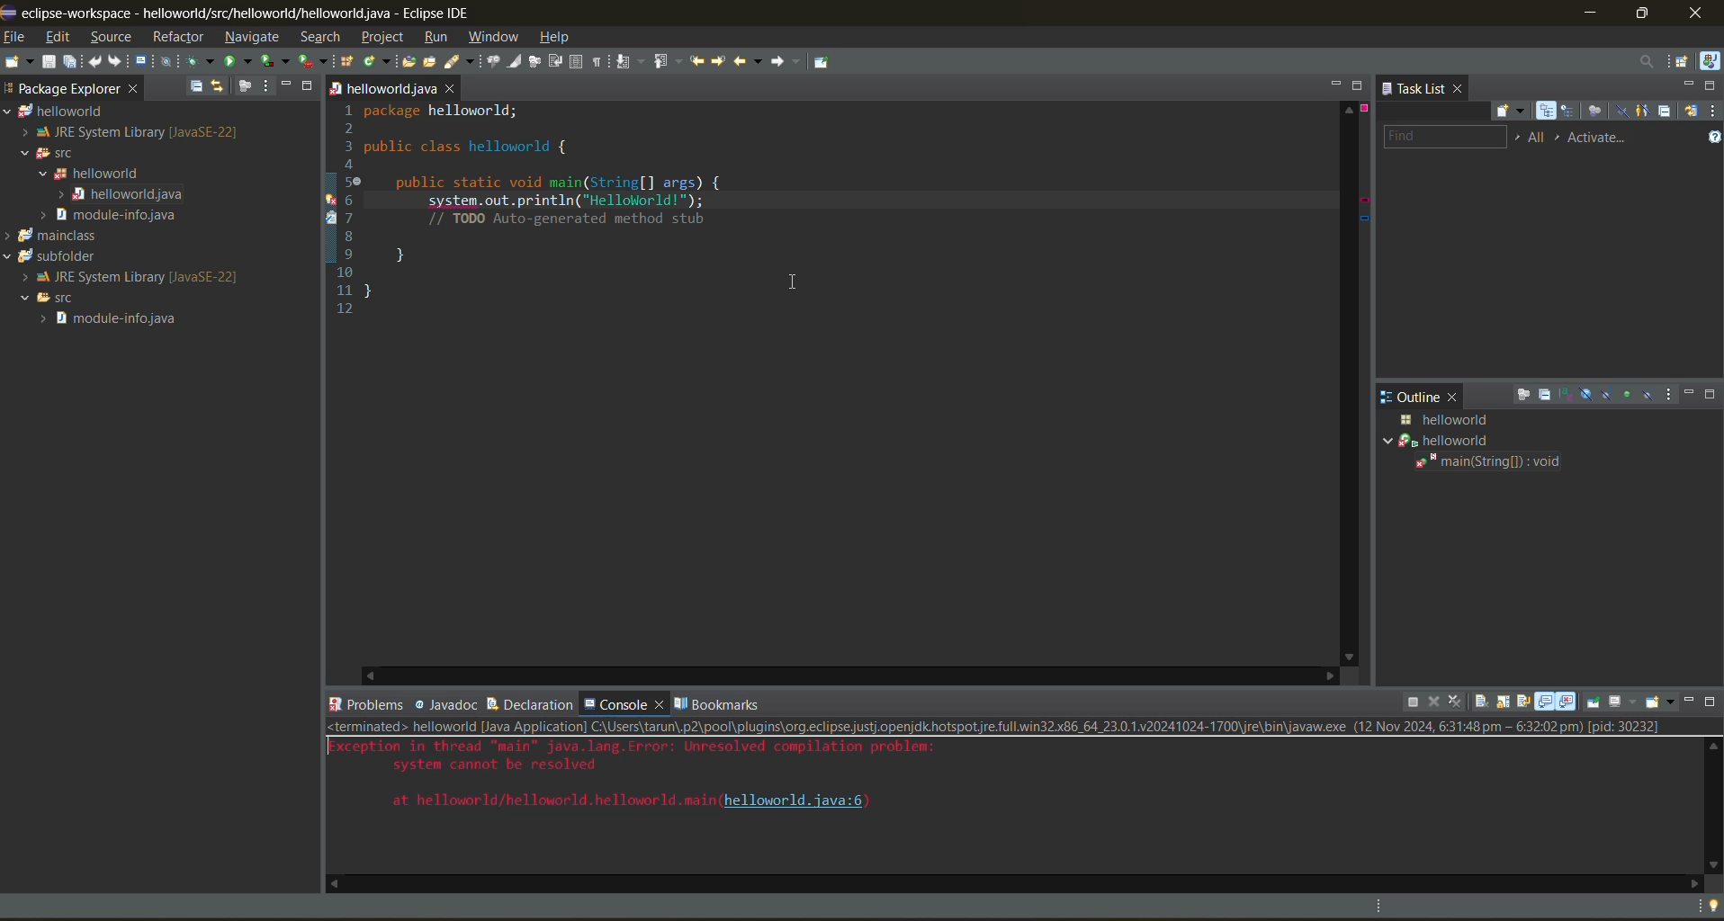  What do you see at coordinates (1689, 84) in the screenshot?
I see `minimize` at bounding box center [1689, 84].